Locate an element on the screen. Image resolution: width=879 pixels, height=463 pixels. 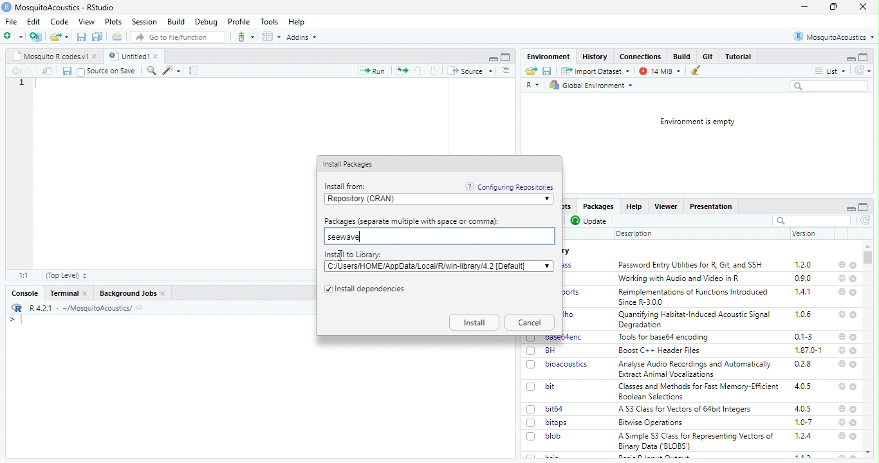
more is located at coordinates (506, 71).